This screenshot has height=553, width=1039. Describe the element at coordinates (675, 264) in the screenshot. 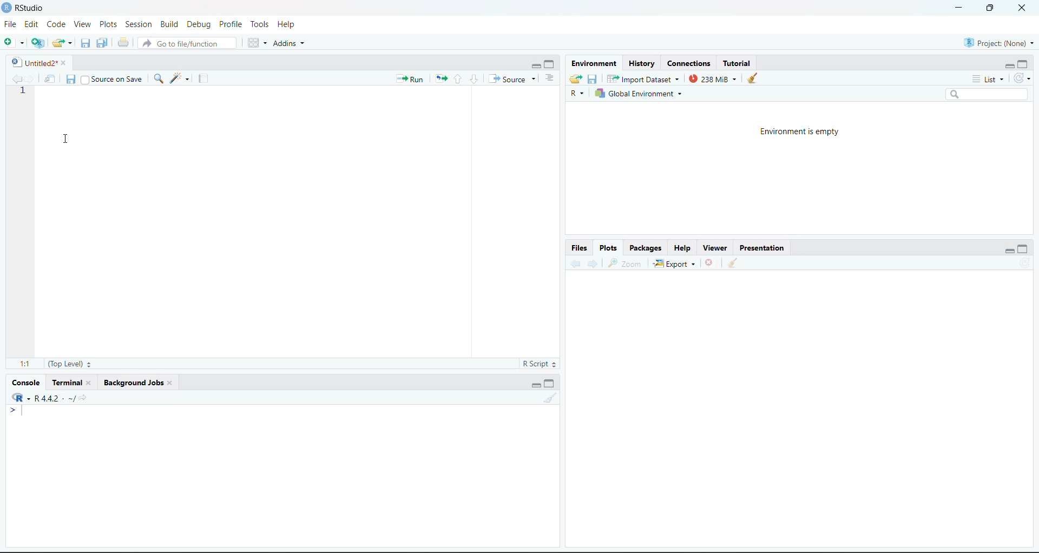

I see `Export` at that location.